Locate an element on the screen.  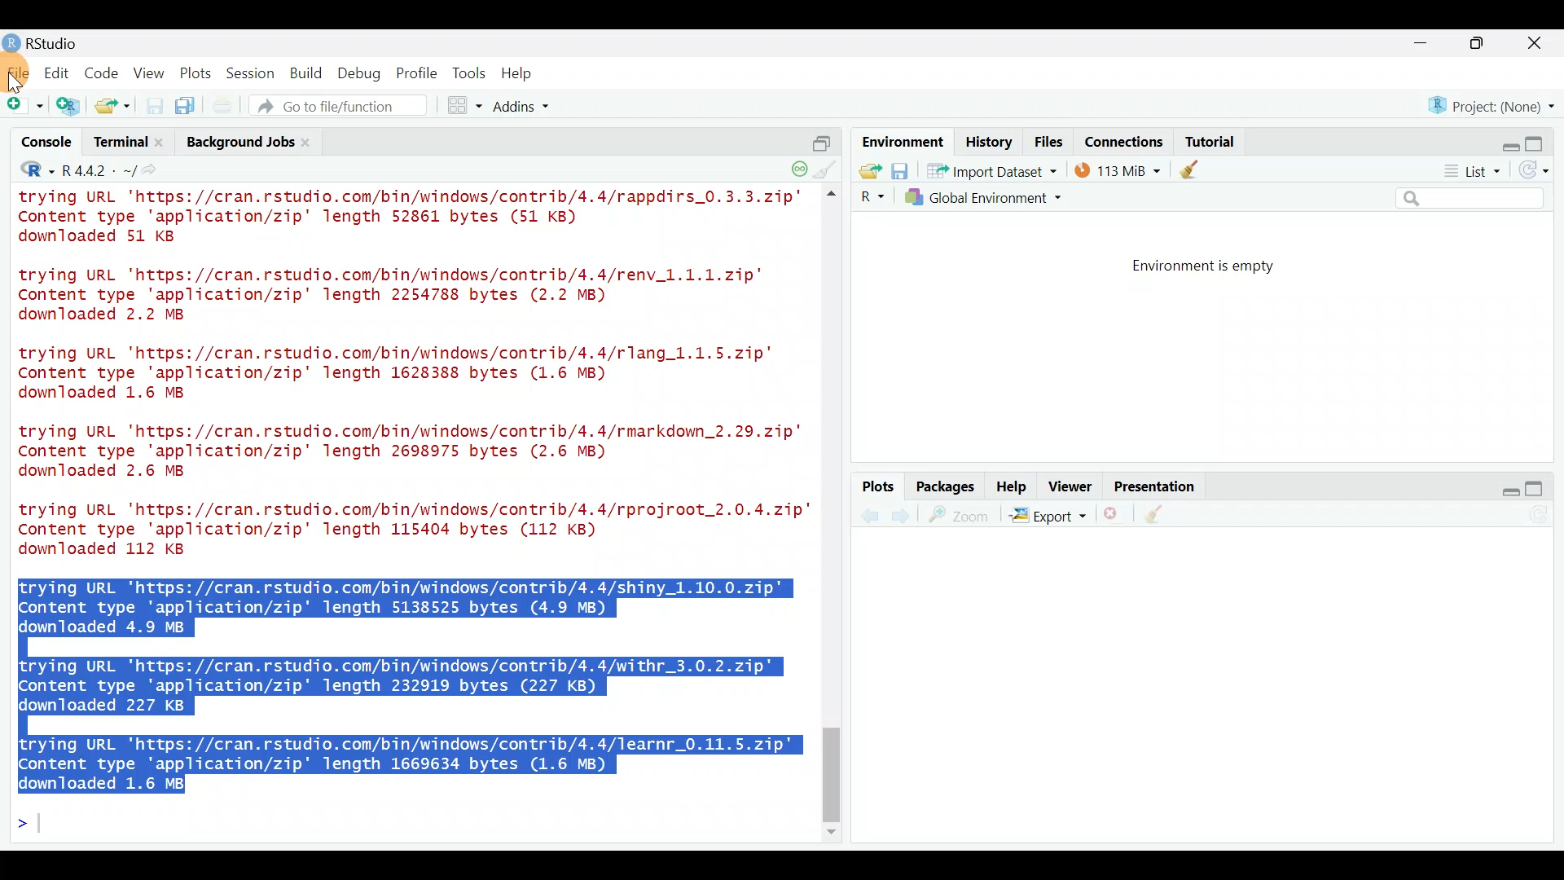
Create a project is located at coordinates (70, 107).